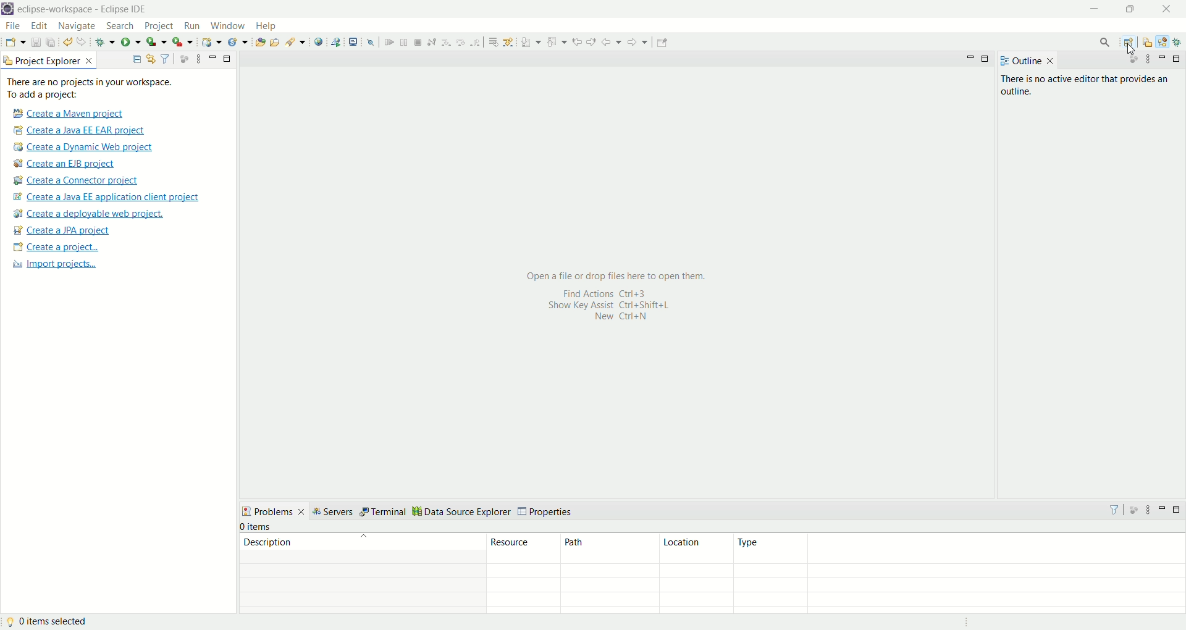  What do you see at coordinates (610, 43) in the screenshot?
I see `back` at bounding box center [610, 43].